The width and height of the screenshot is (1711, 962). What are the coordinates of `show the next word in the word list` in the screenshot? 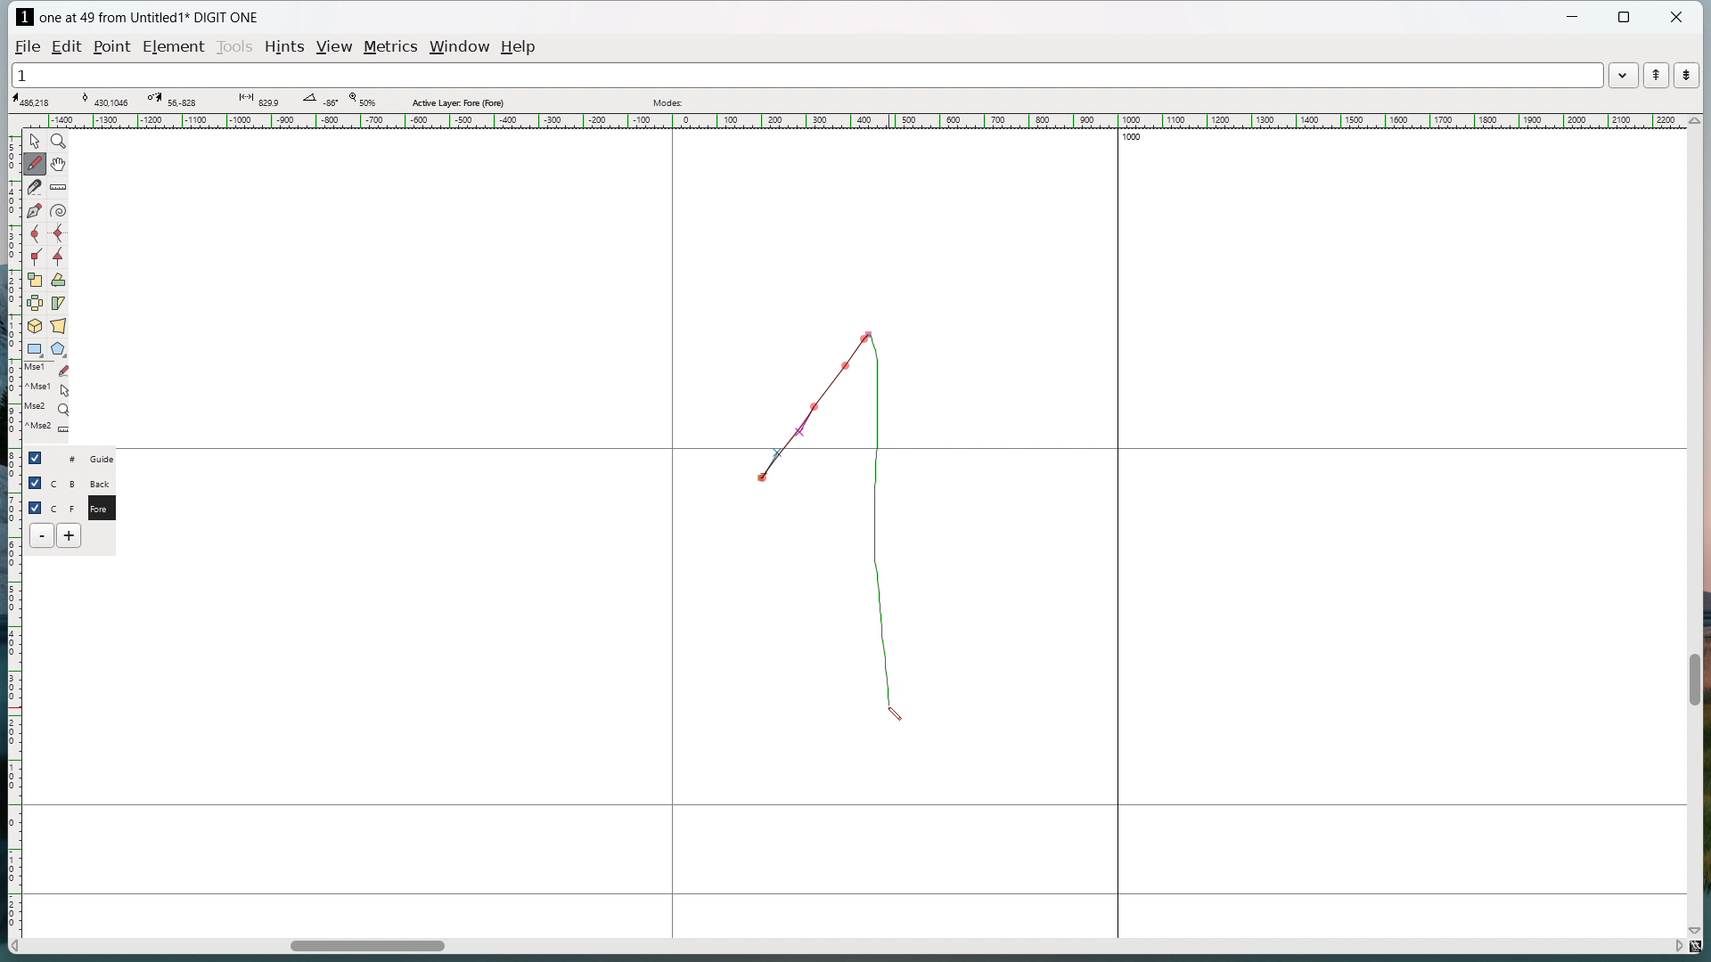 It's located at (1687, 76).